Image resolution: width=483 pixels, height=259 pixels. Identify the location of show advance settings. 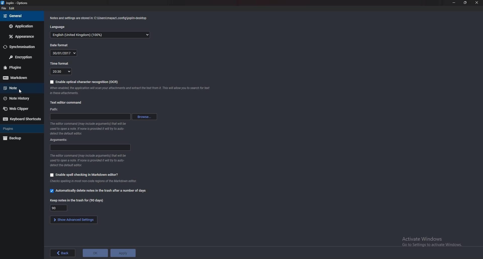
(73, 219).